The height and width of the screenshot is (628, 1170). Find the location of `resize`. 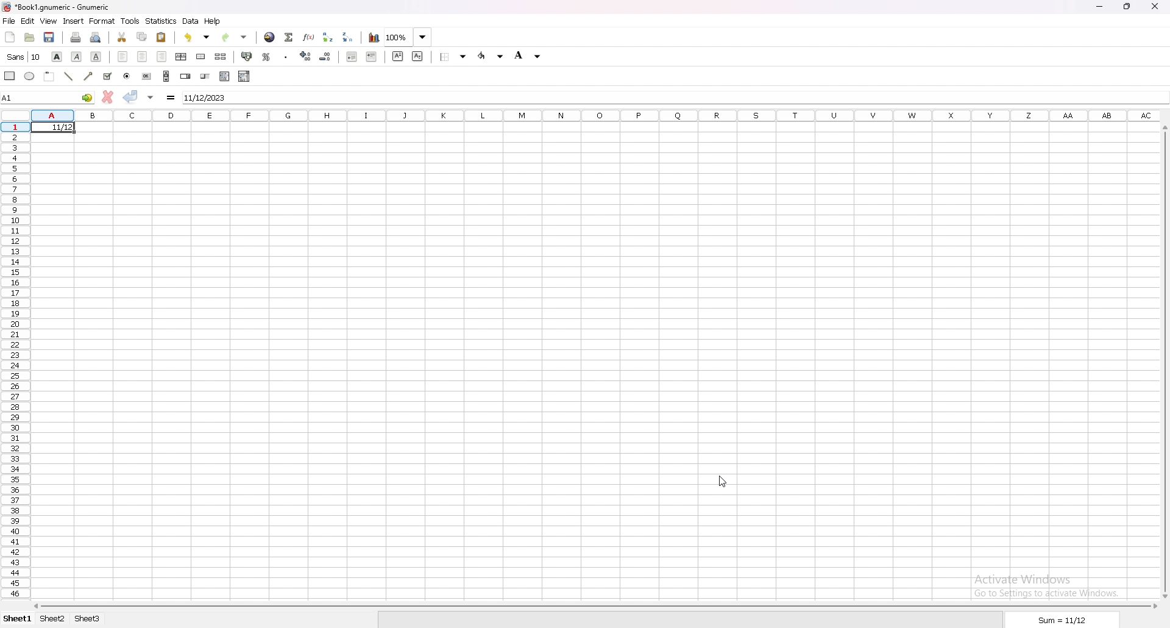

resize is located at coordinates (1128, 6).